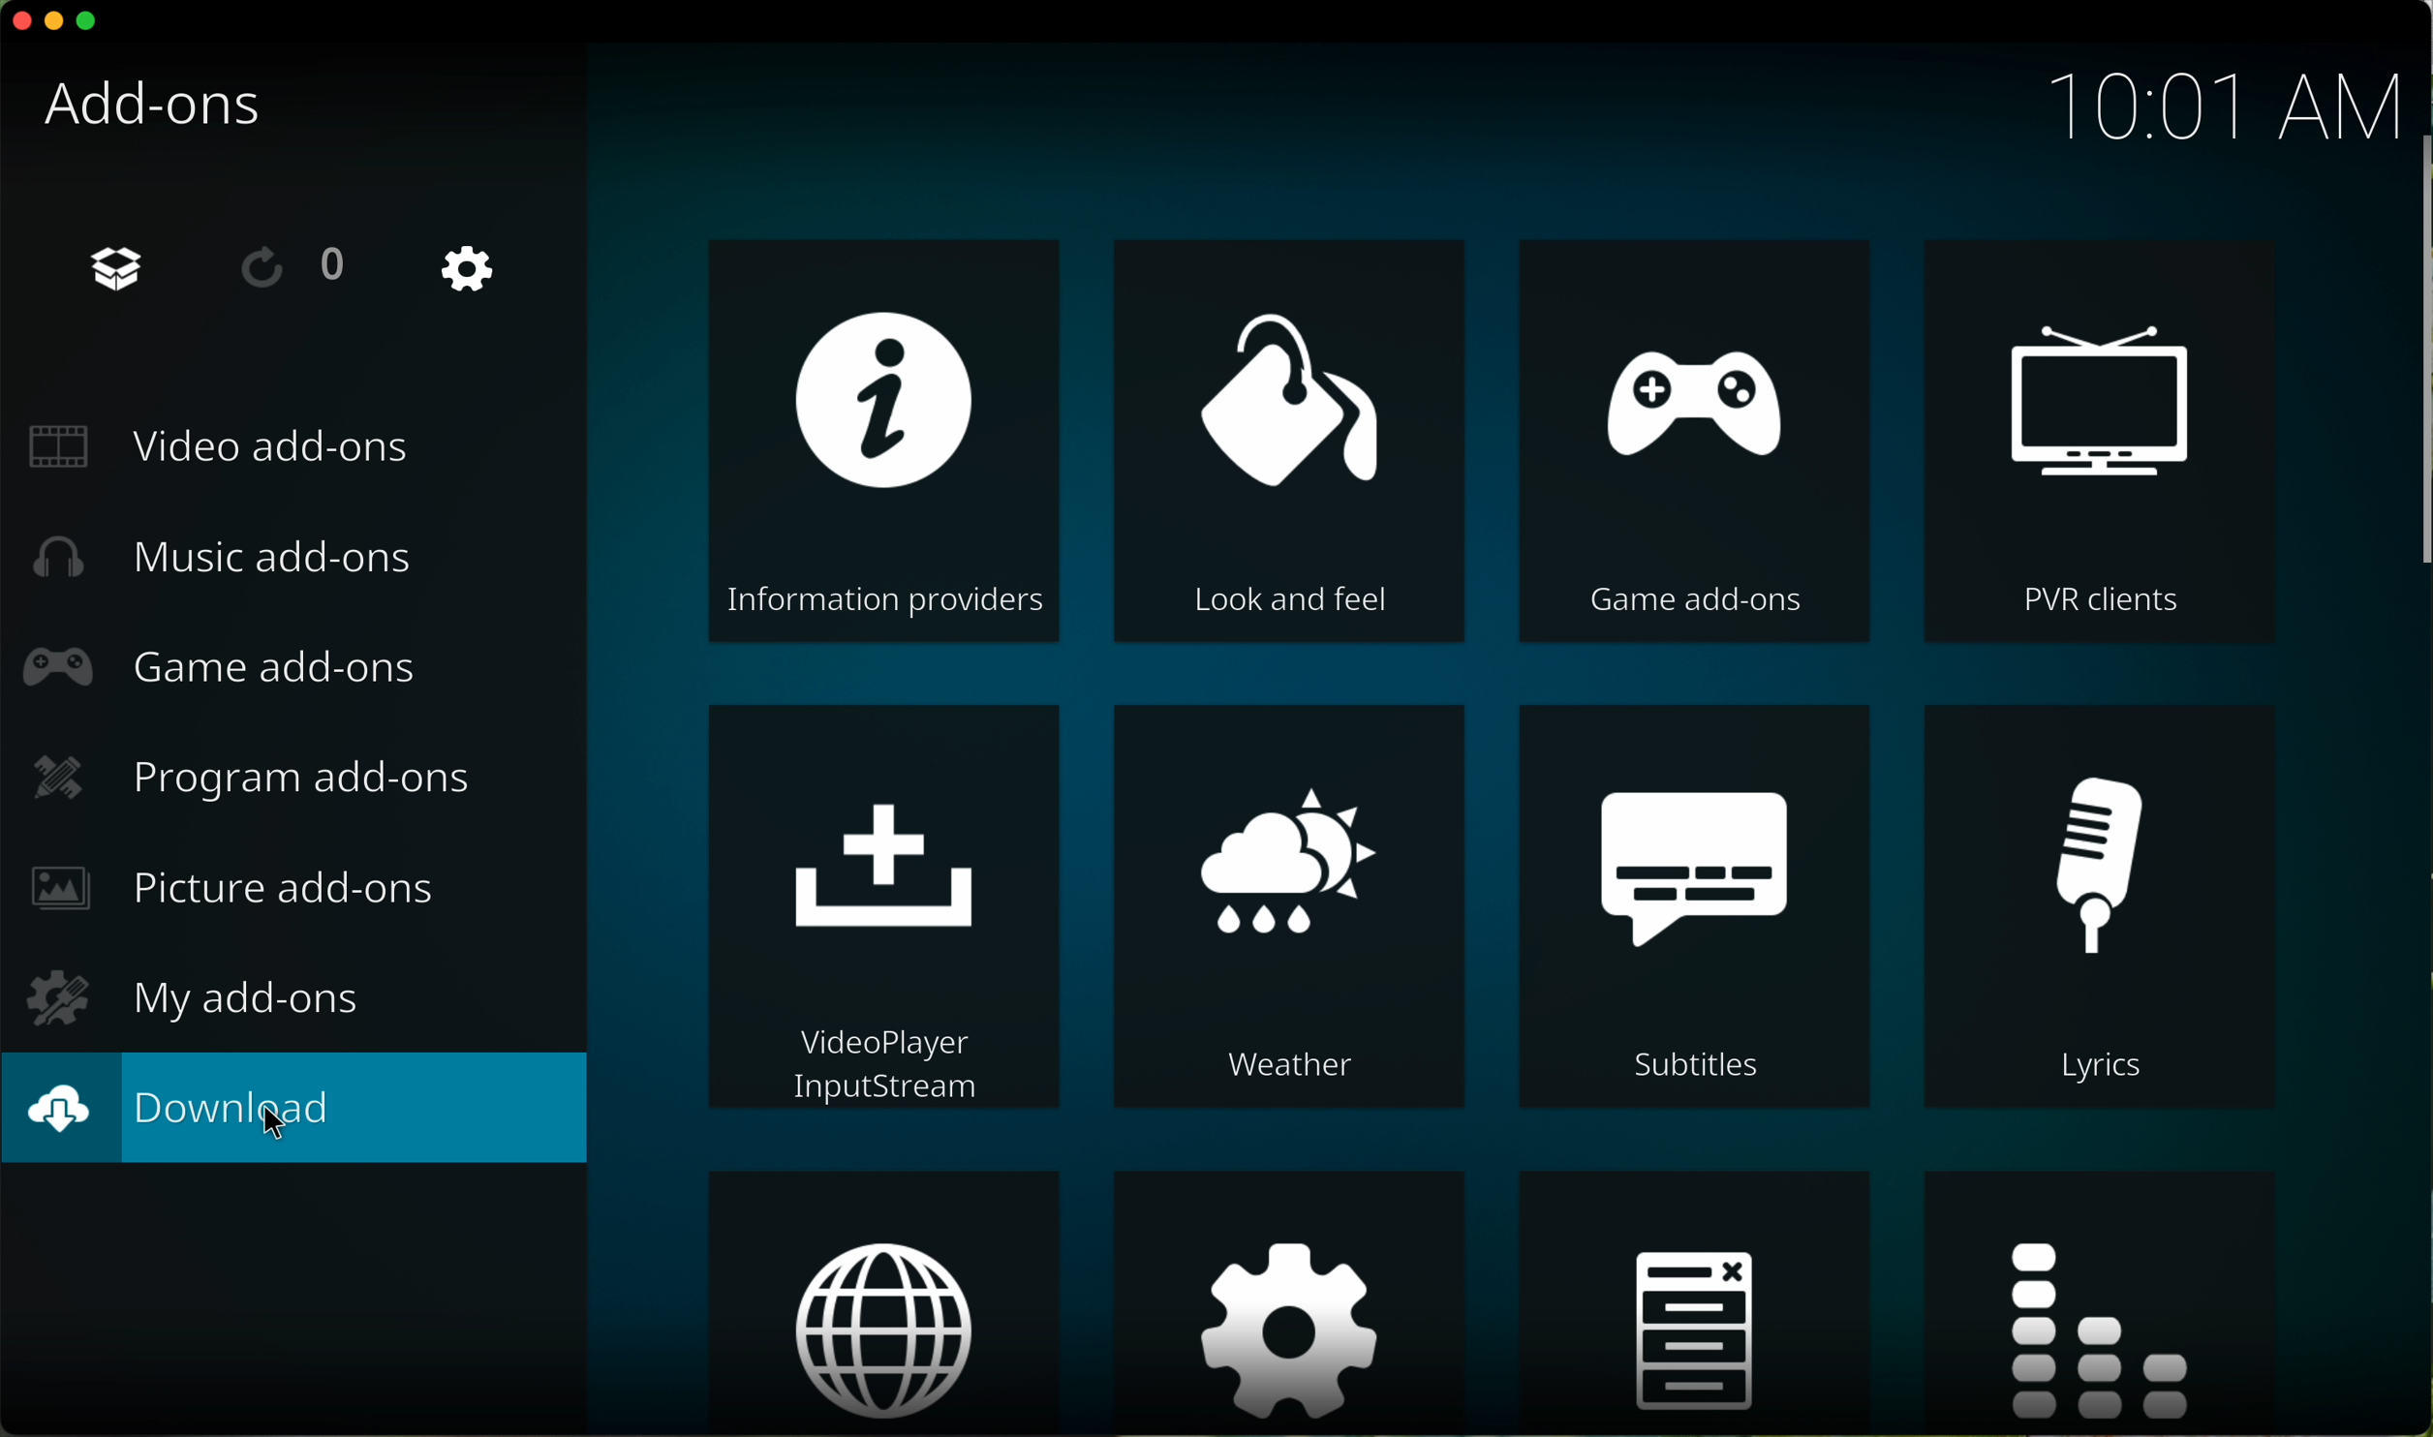 This screenshot has height=1437, width=2433. Describe the element at coordinates (2091, 903) in the screenshot. I see `lyrics` at that location.